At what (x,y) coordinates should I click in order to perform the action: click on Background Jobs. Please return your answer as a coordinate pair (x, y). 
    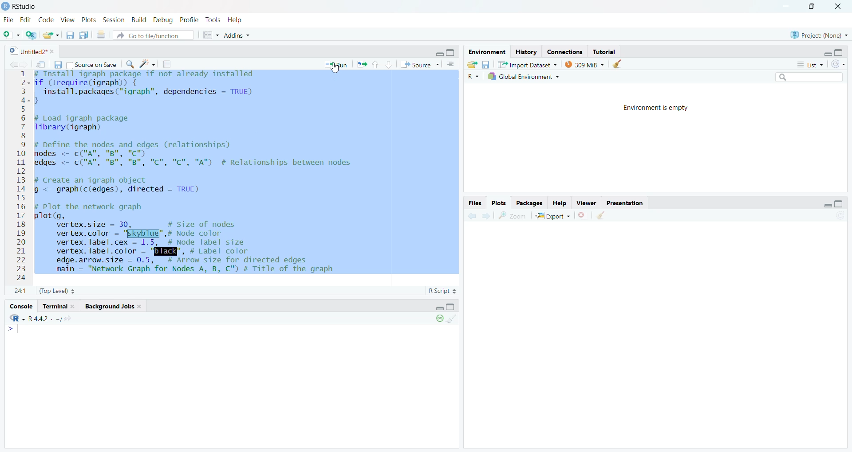
    Looking at the image, I should click on (110, 307).